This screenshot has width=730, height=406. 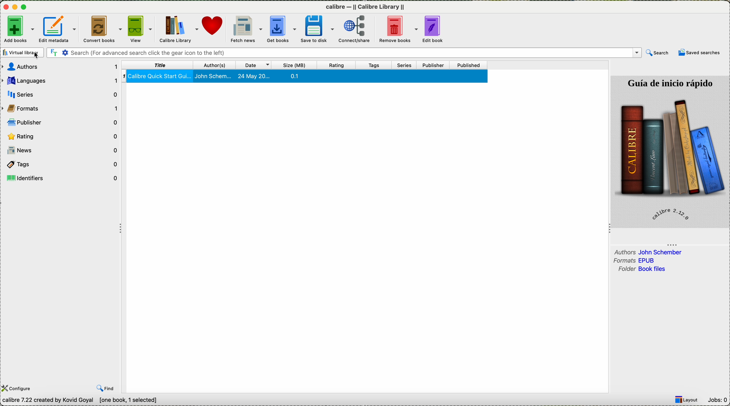 I want to click on authors , so click(x=648, y=251).